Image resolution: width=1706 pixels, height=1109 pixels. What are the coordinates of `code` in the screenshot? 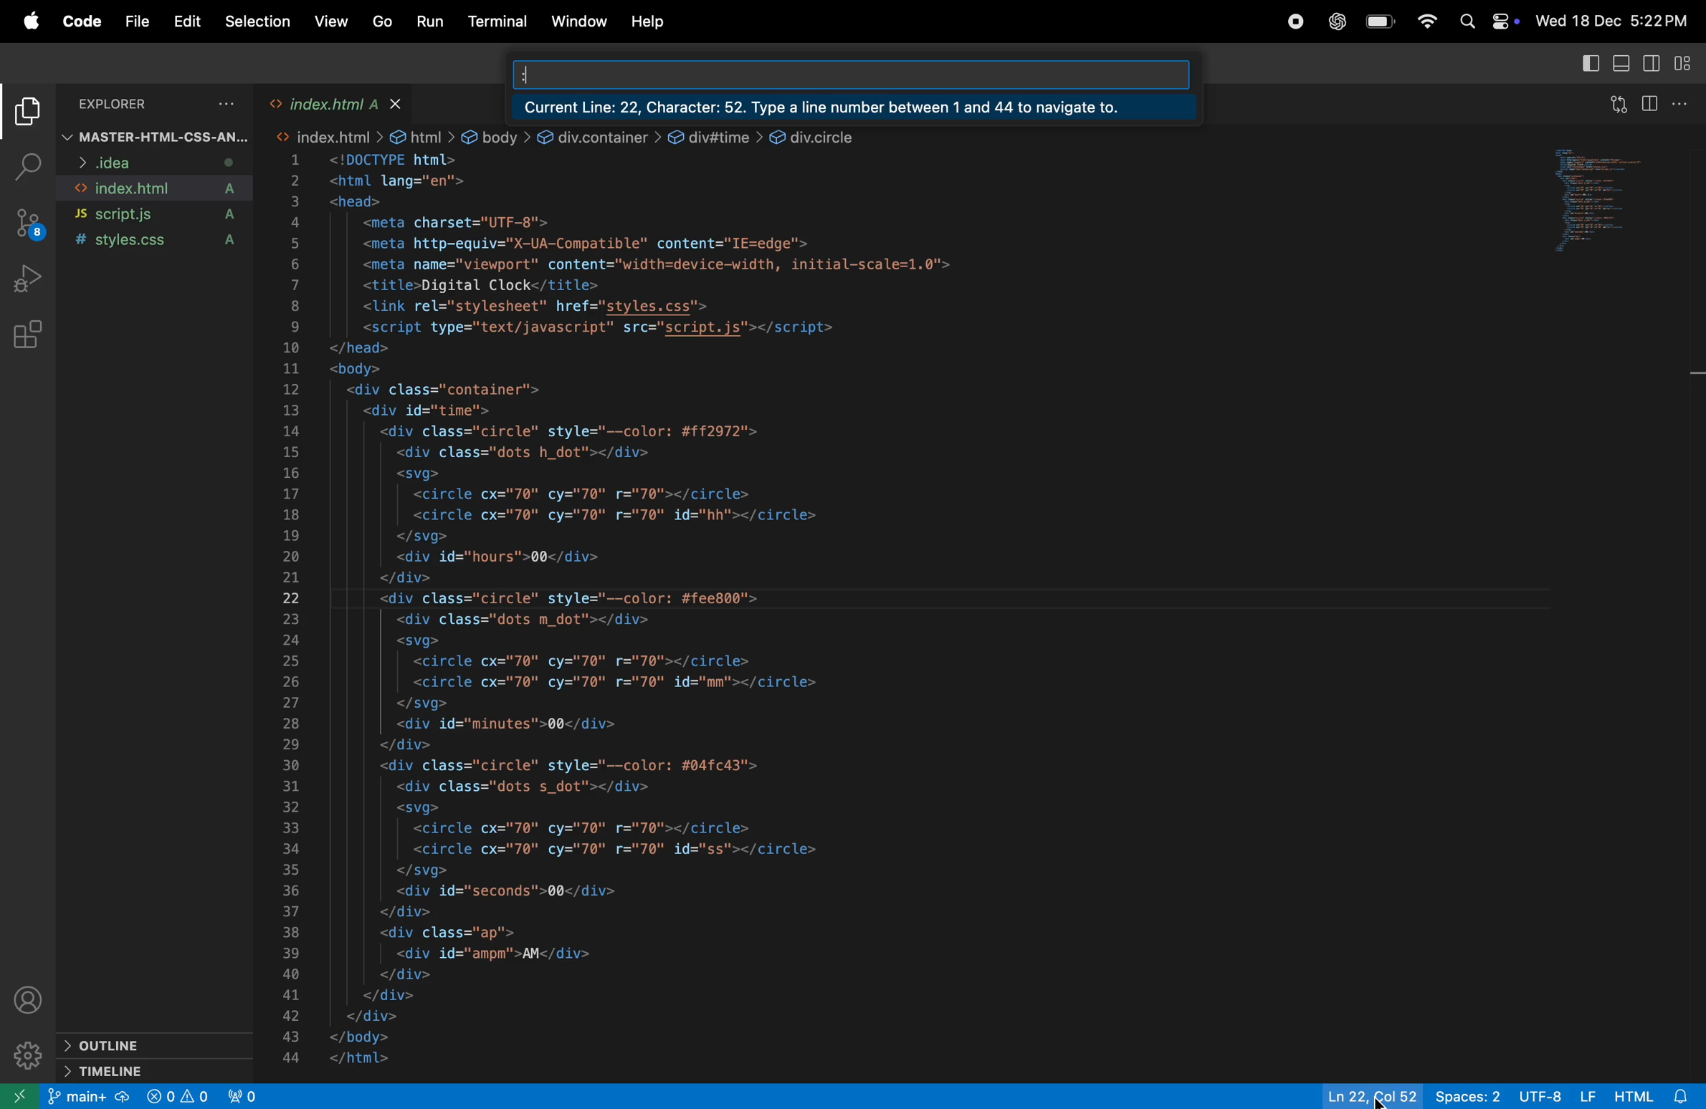 It's located at (82, 20).